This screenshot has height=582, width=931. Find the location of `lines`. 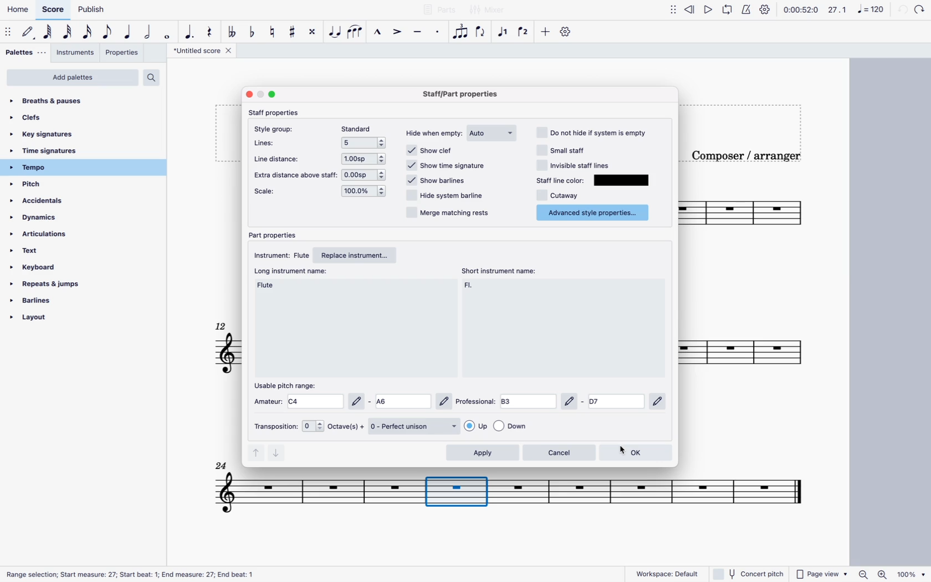

lines is located at coordinates (272, 143).